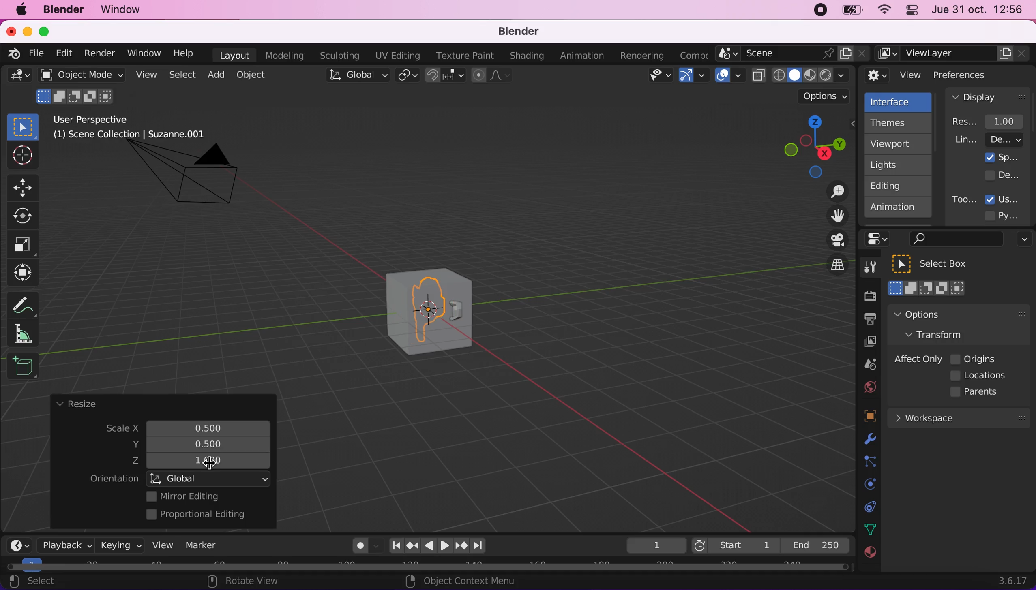 The width and height of the screenshot is (1036, 590). What do you see at coordinates (894, 75) in the screenshot?
I see `view` at bounding box center [894, 75].